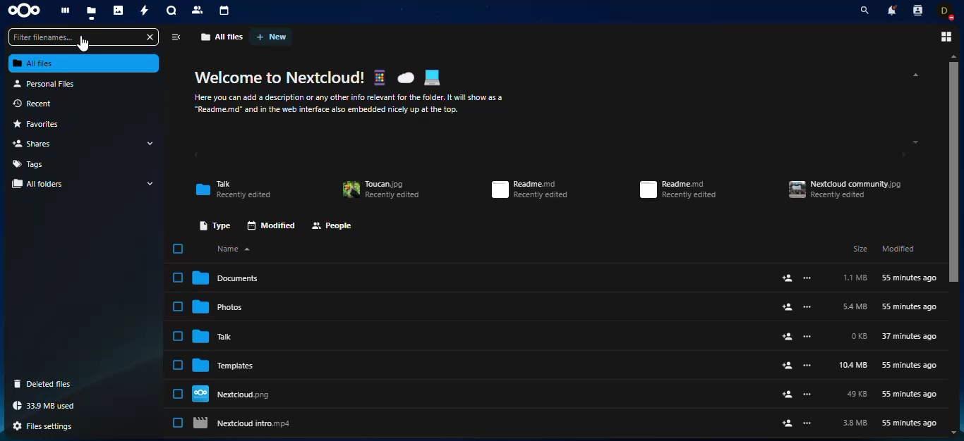  What do you see at coordinates (954, 56) in the screenshot?
I see `scroll up` at bounding box center [954, 56].